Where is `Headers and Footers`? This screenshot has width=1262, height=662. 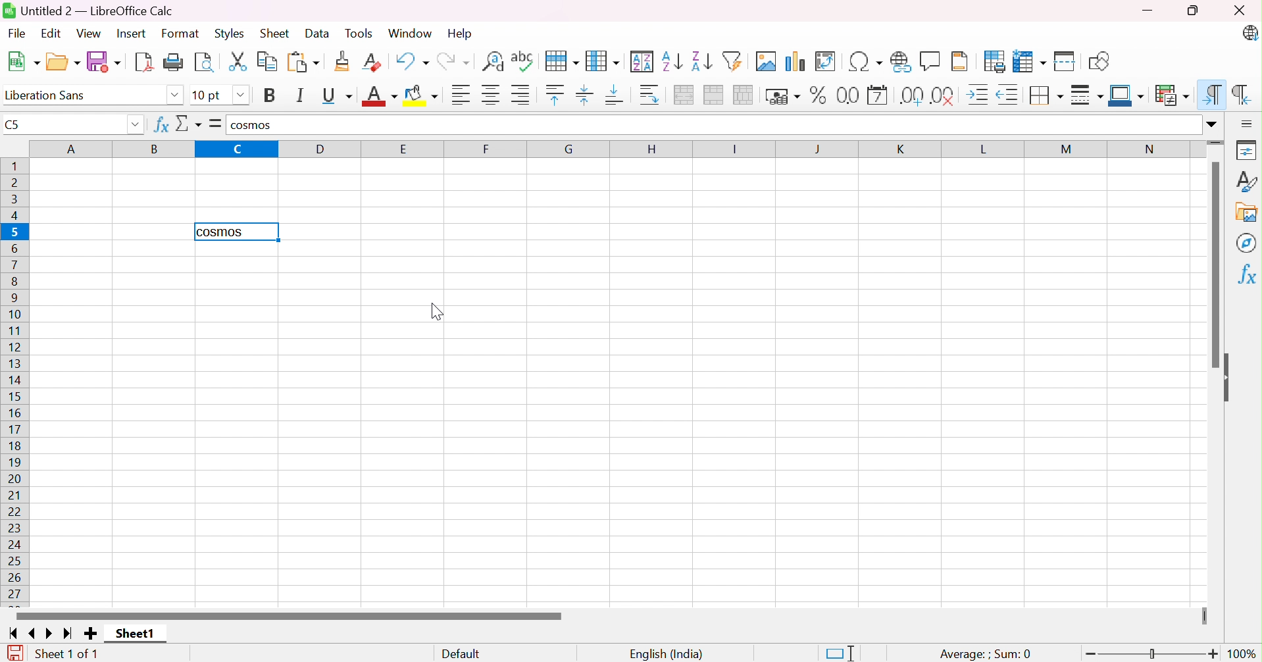 Headers and Footers is located at coordinates (961, 61).